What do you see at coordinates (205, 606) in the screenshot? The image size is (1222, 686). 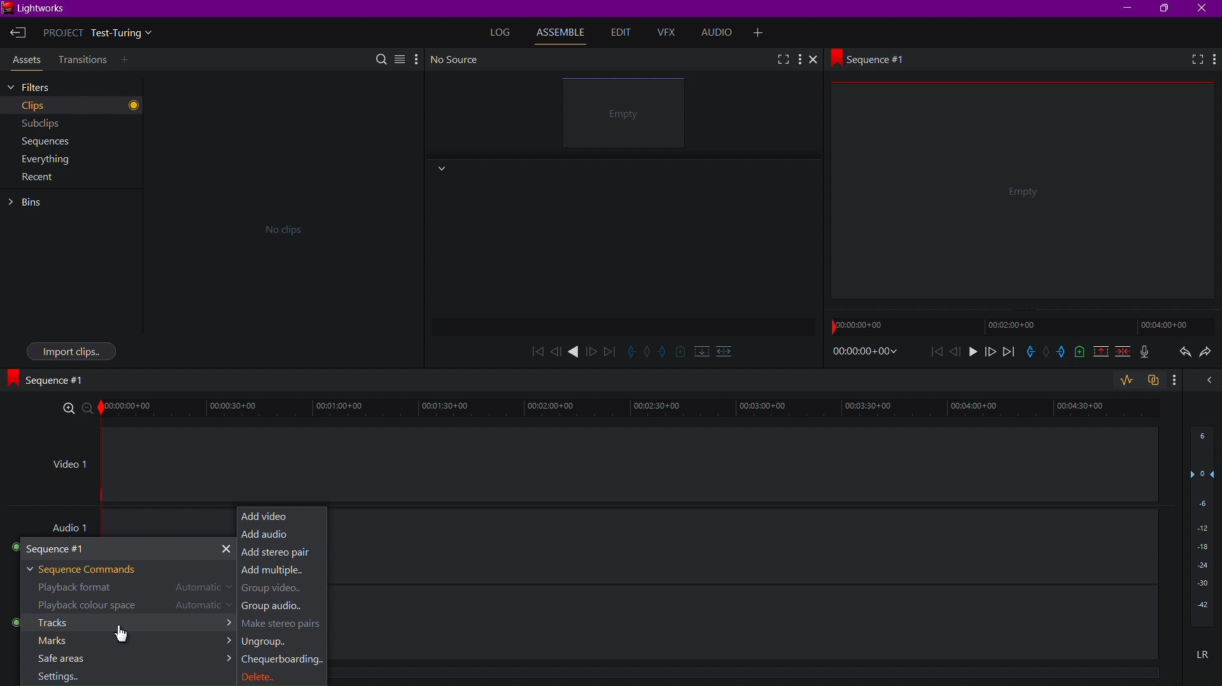 I see `automatic` at bounding box center [205, 606].